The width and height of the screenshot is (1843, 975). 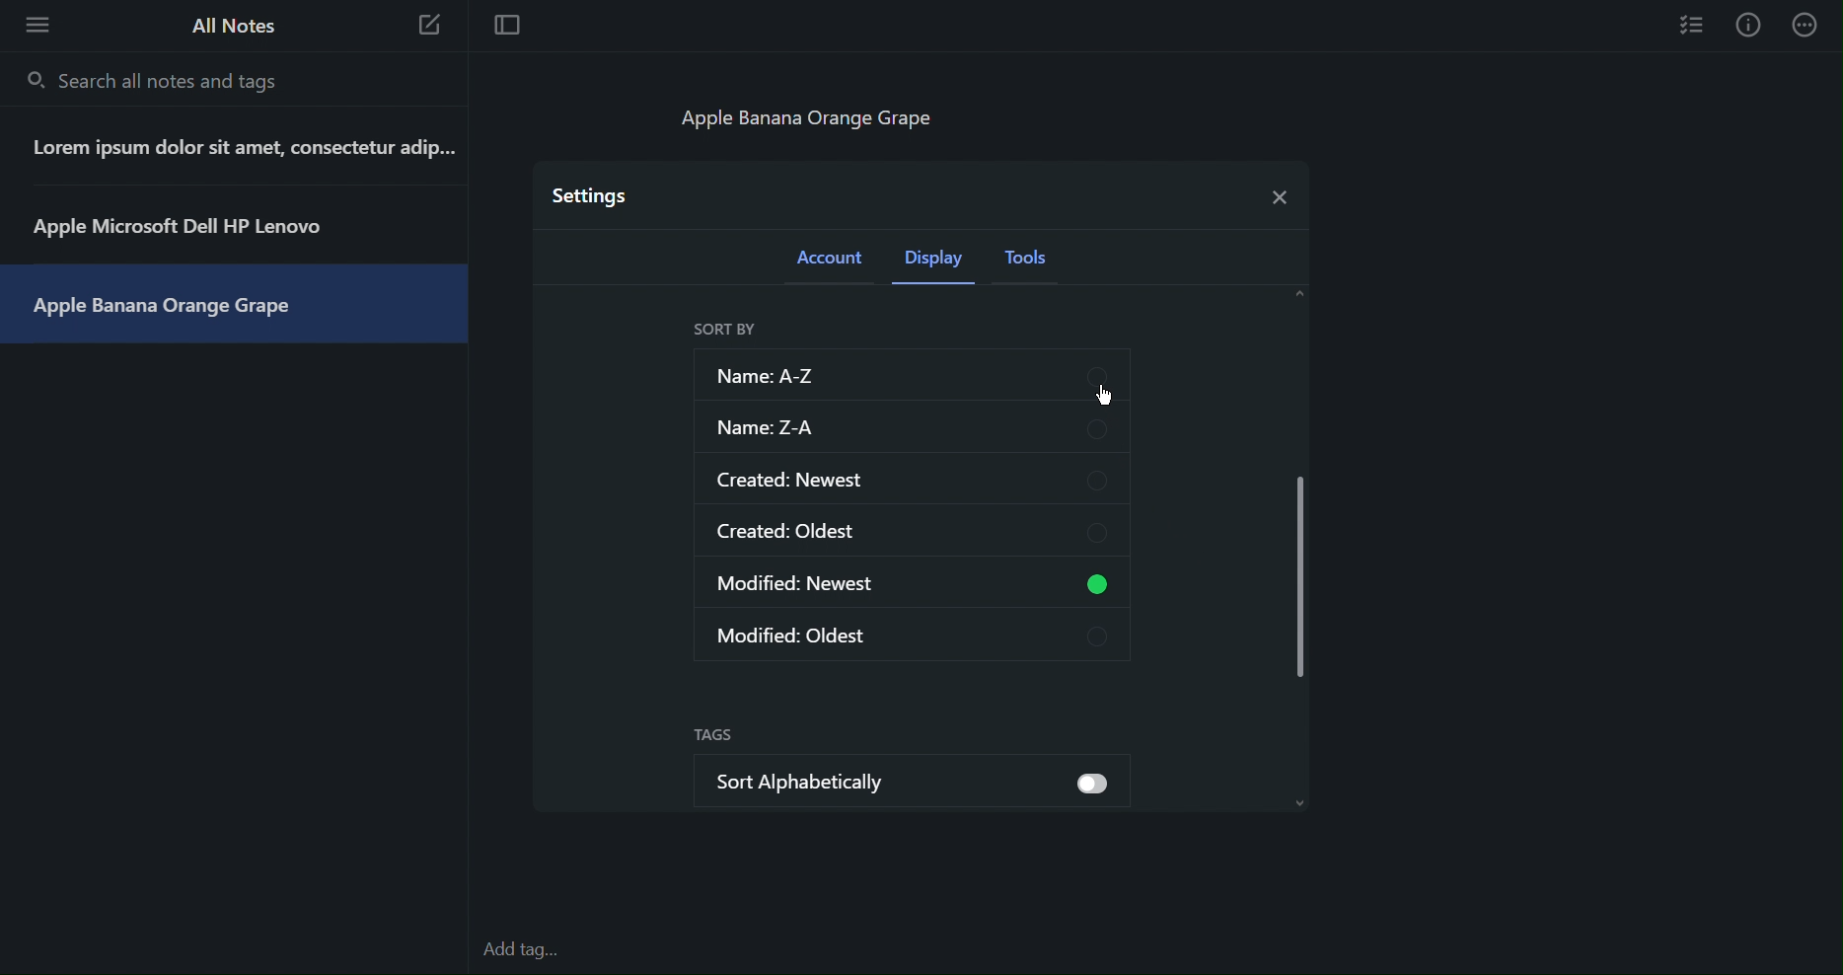 I want to click on Settings, so click(x=592, y=194).